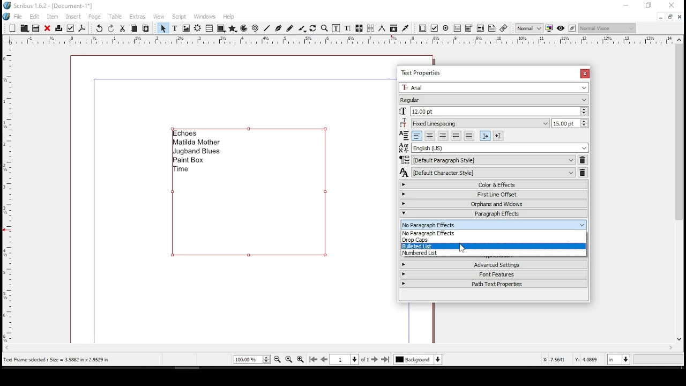  What do you see at coordinates (59, 360) in the screenshot?
I see `text frame selected: size = 3.5882 x 2.9529 in` at bounding box center [59, 360].